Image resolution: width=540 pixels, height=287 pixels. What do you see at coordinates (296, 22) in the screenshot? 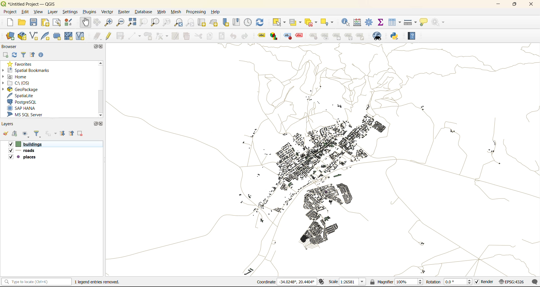
I see `select value` at bounding box center [296, 22].